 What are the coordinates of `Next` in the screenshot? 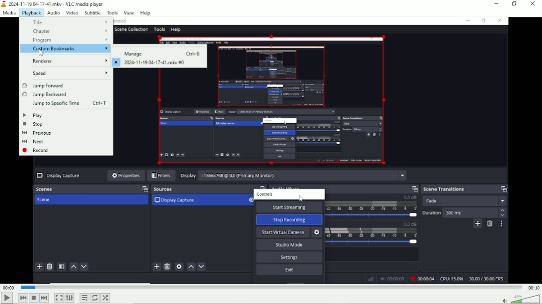 It's located at (44, 298).